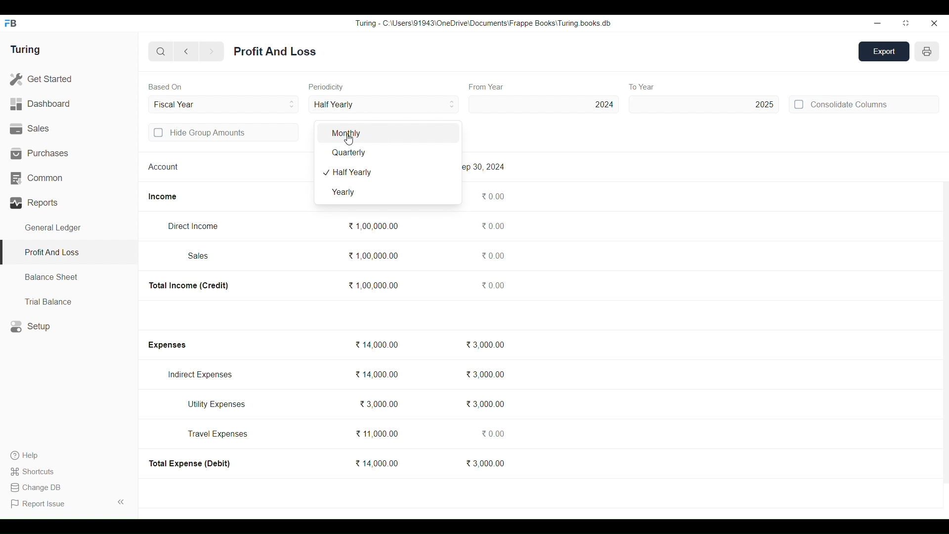  What do you see at coordinates (40, 504) in the screenshot?
I see `Report Issue` at bounding box center [40, 504].